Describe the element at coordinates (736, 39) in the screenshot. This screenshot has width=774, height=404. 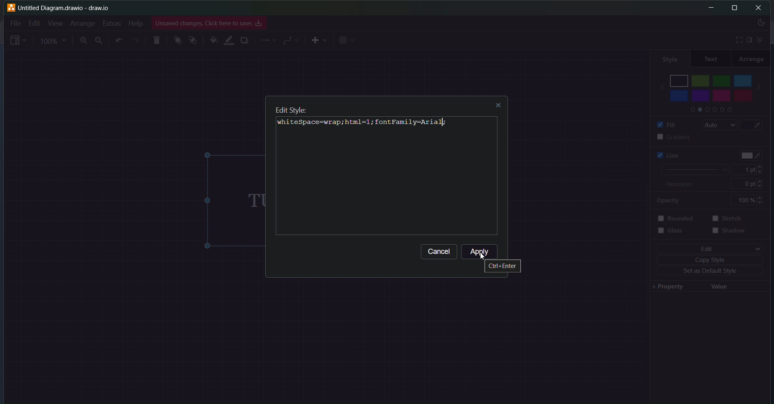
I see `fullscreen` at that location.